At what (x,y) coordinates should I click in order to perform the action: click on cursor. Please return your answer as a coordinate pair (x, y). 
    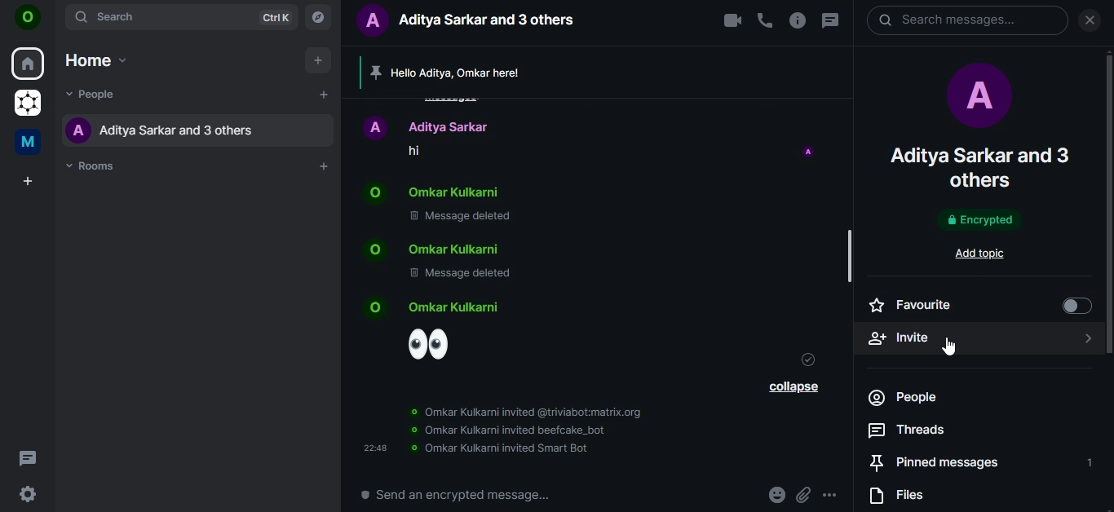
    Looking at the image, I should click on (949, 346).